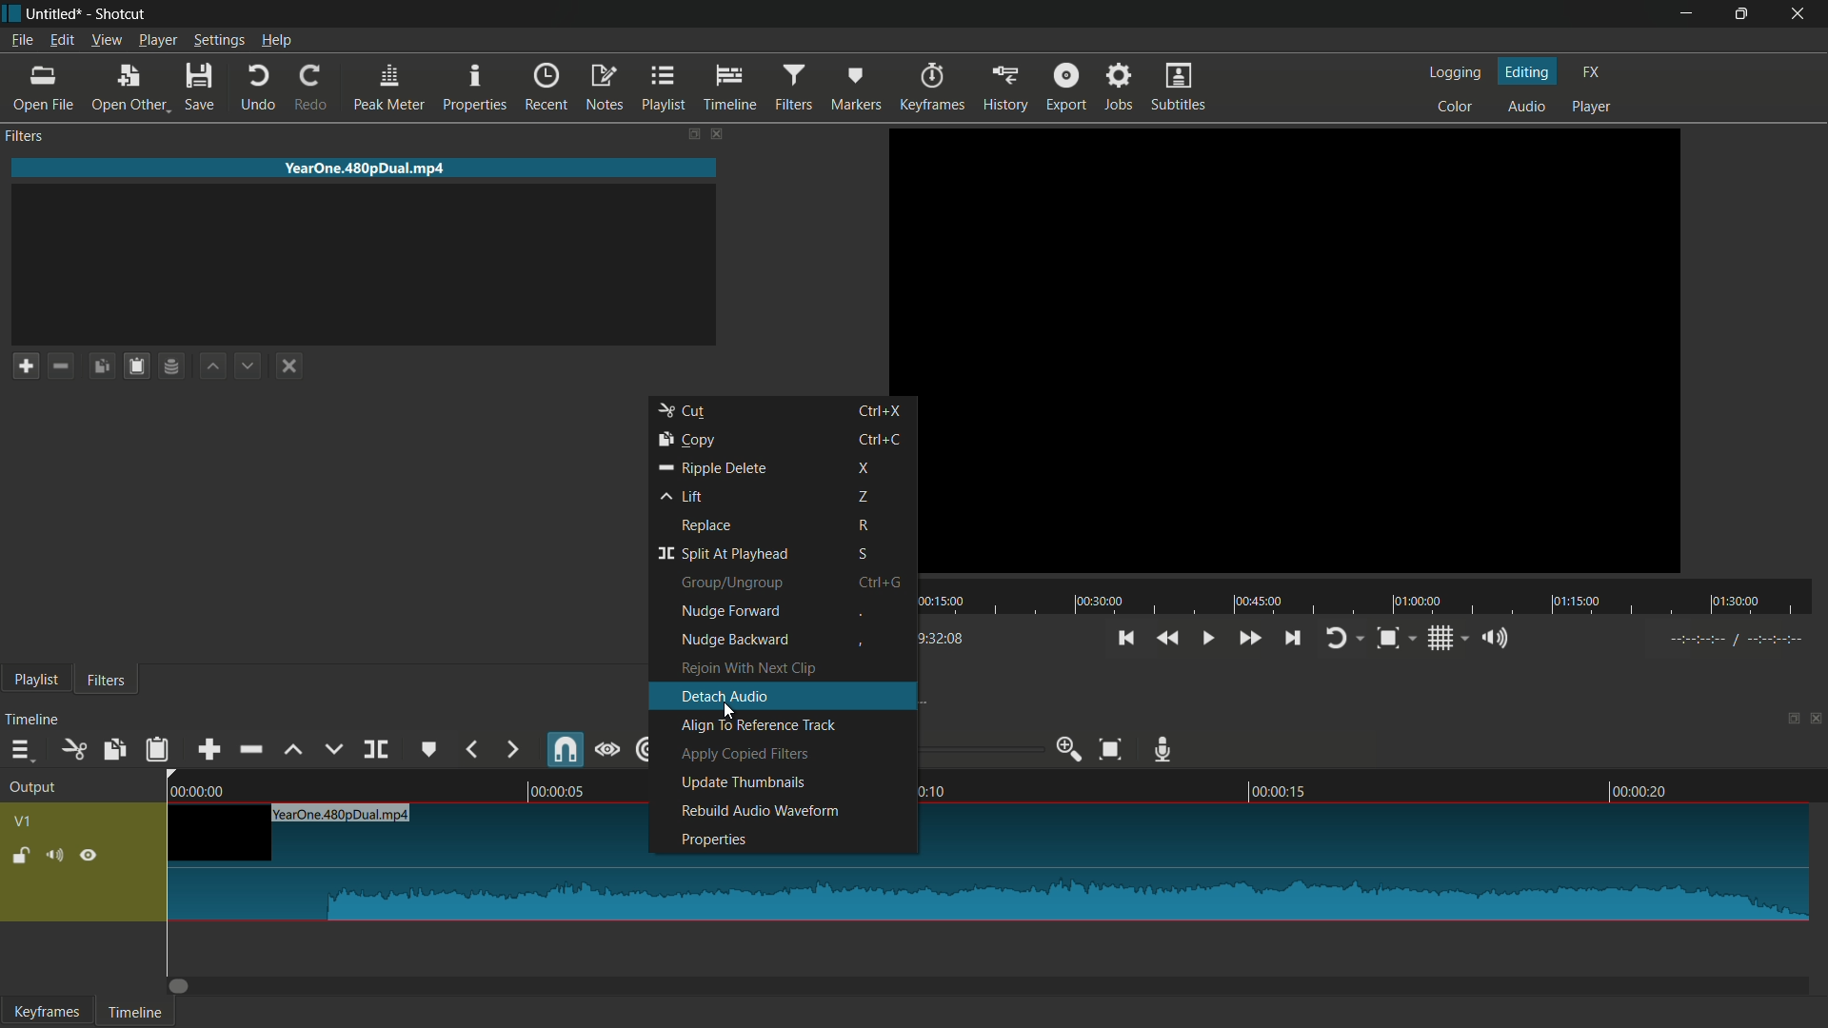 This screenshot has height=1028, width=1828. Describe the element at coordinates (1100, 602) in the screenshot. I see `00:30:00` at that location.